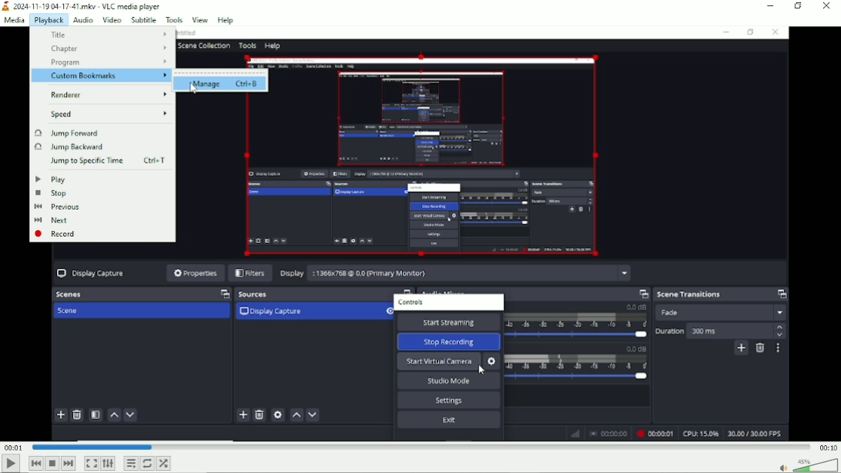  What do you see at coordinates (109, 49) in the screenshot?
I see `Chapter` at bounding box center [109, 49].